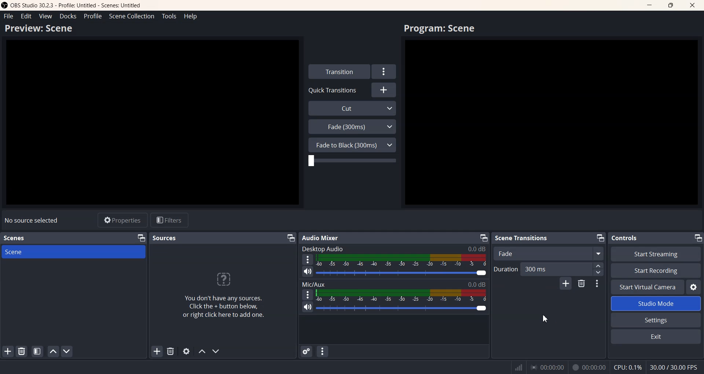  I want to click on Volume indicator, so click(402, 260).